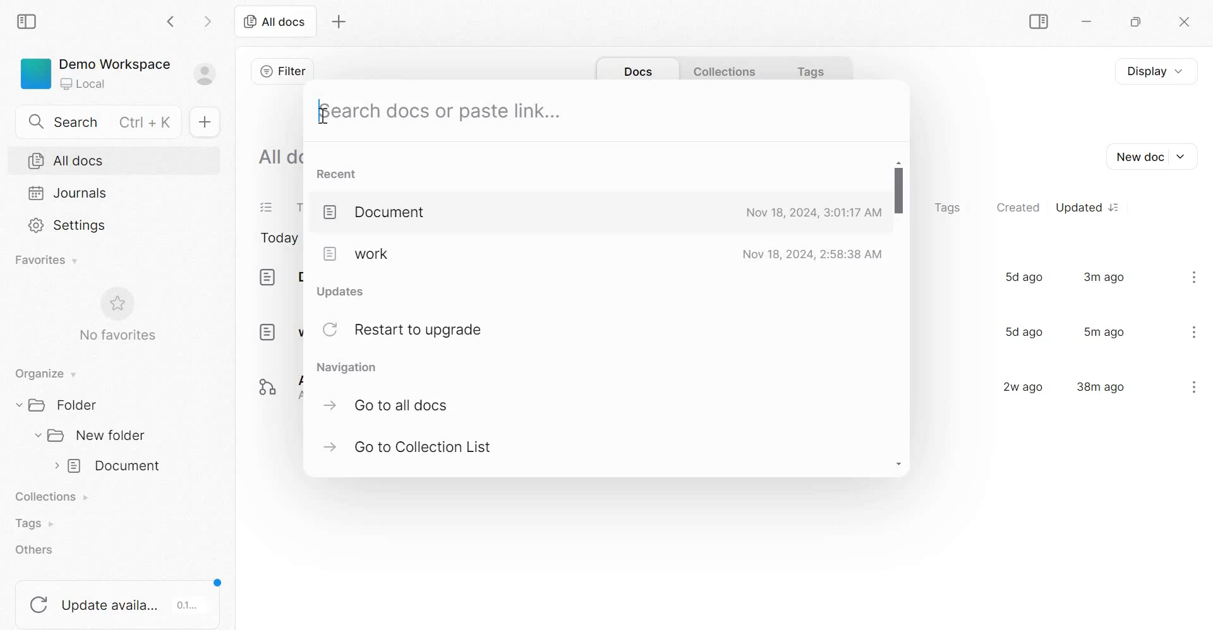 Image resolution: width=1213 pixels, height=630 pixels. What do you see at coordinates (1195, 332) in the screenshot?
I see `kebab menu` at bounding box center [1195, 332].